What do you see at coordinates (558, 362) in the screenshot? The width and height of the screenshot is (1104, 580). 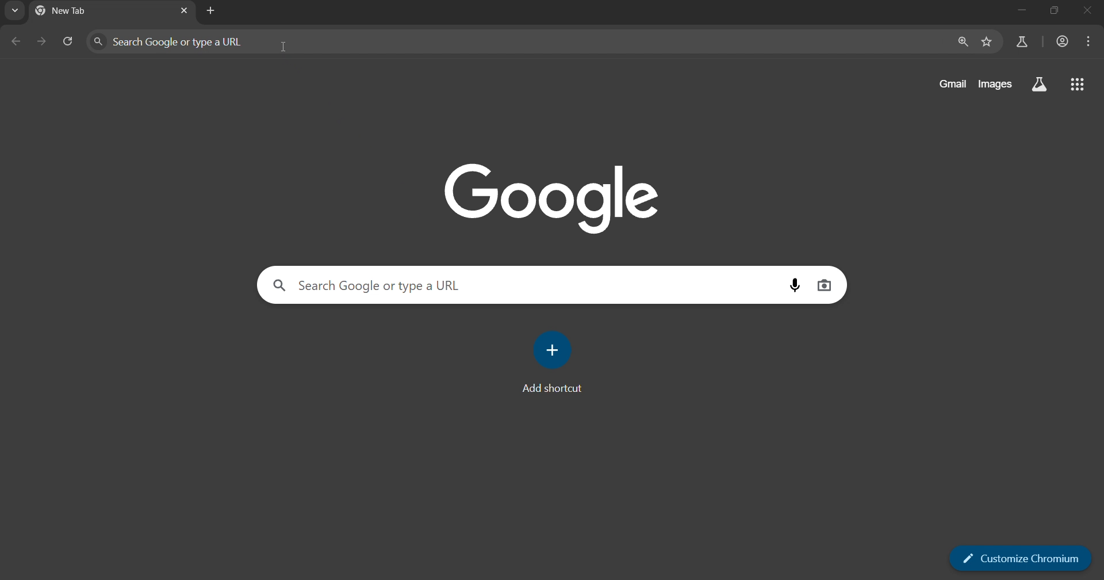 I see `add shortcut` at bounding box center [558, 362].